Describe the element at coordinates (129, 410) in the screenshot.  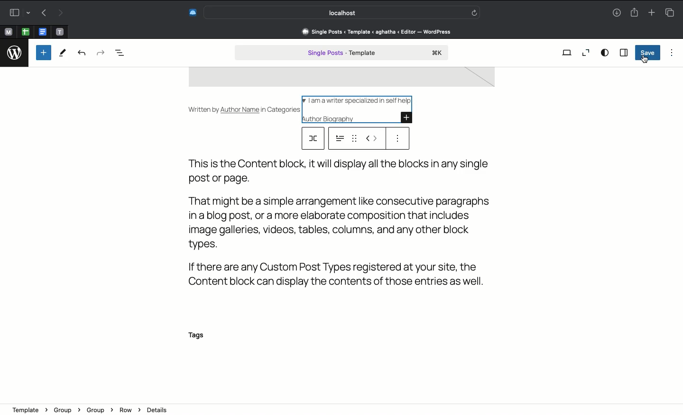
I see `Row` at that location.